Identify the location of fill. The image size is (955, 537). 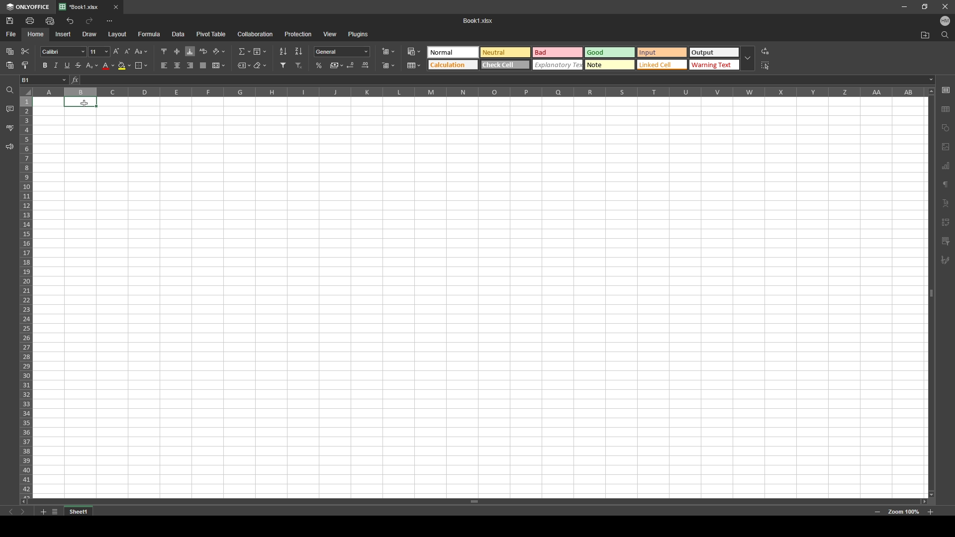
(260, 50).